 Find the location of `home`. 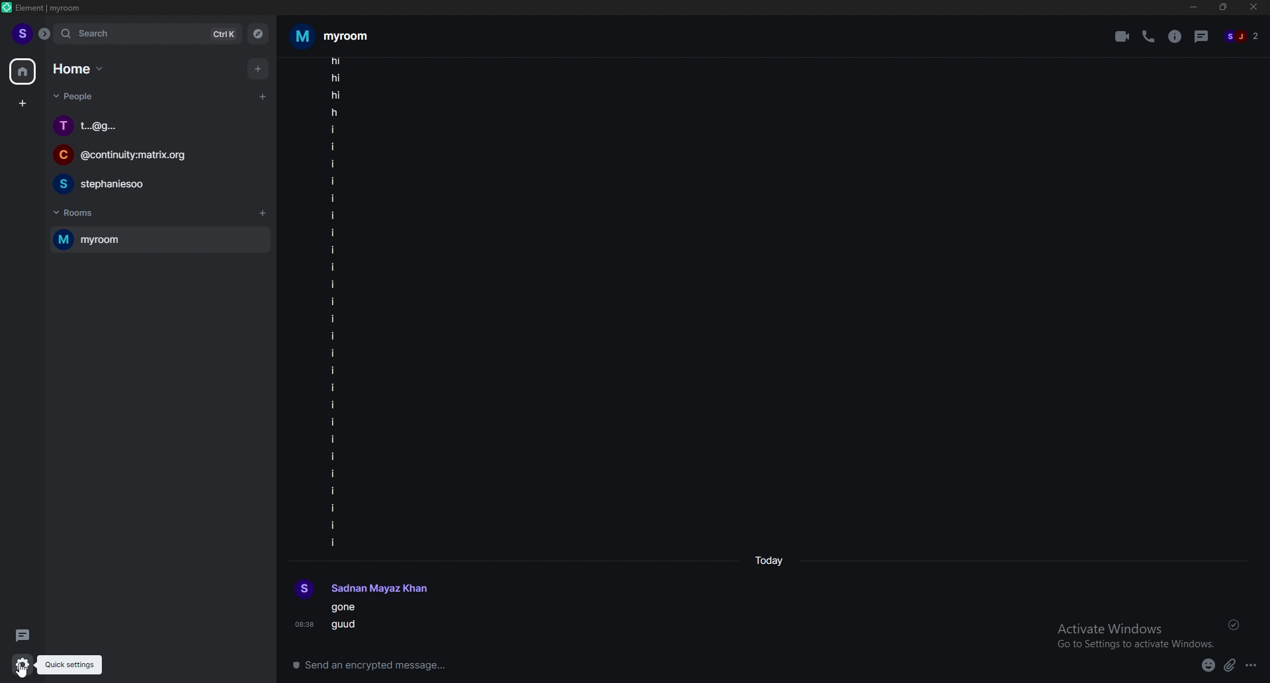

home is located at coordinates (78, 68).